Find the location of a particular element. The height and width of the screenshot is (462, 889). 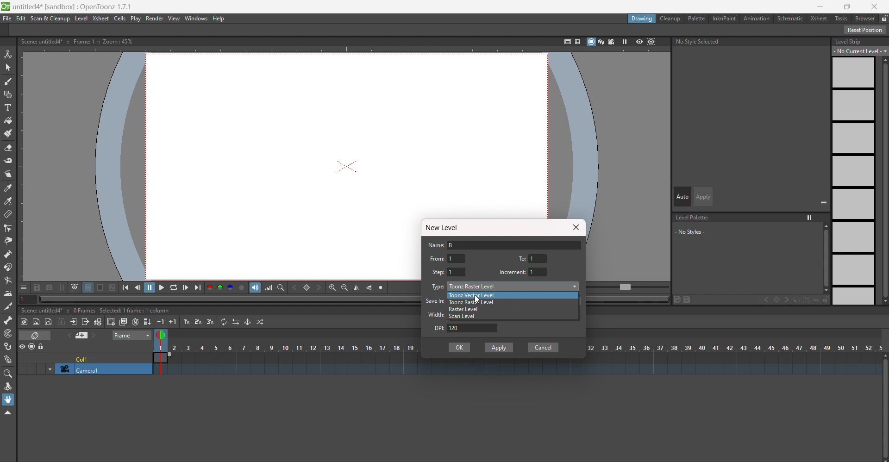

magnet tool is located at coordinates (8, 267).